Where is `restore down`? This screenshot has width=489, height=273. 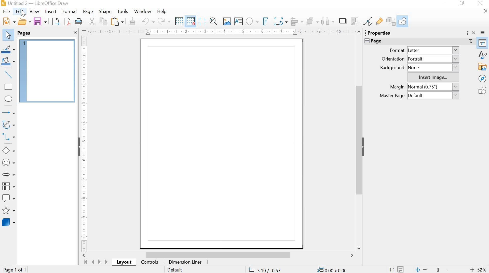 restore down is located at coordinates (462, 4).